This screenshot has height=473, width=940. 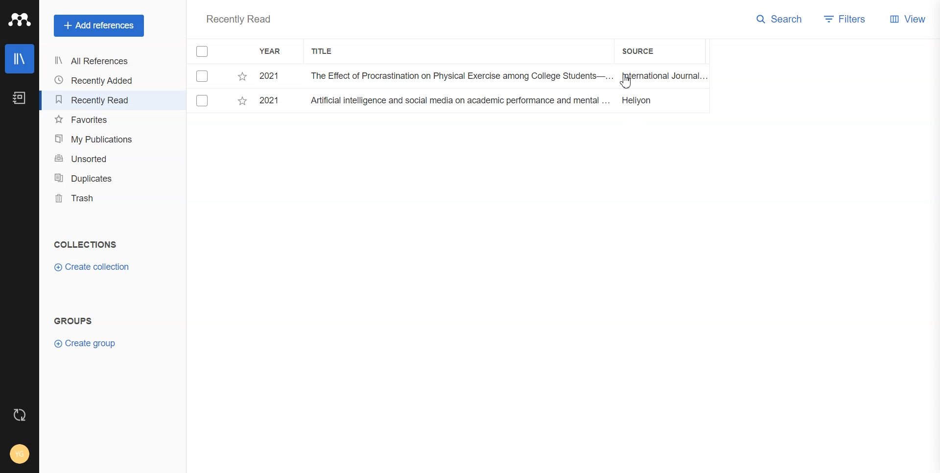 I want to click on Checkbox, so click(x=203, y=101).